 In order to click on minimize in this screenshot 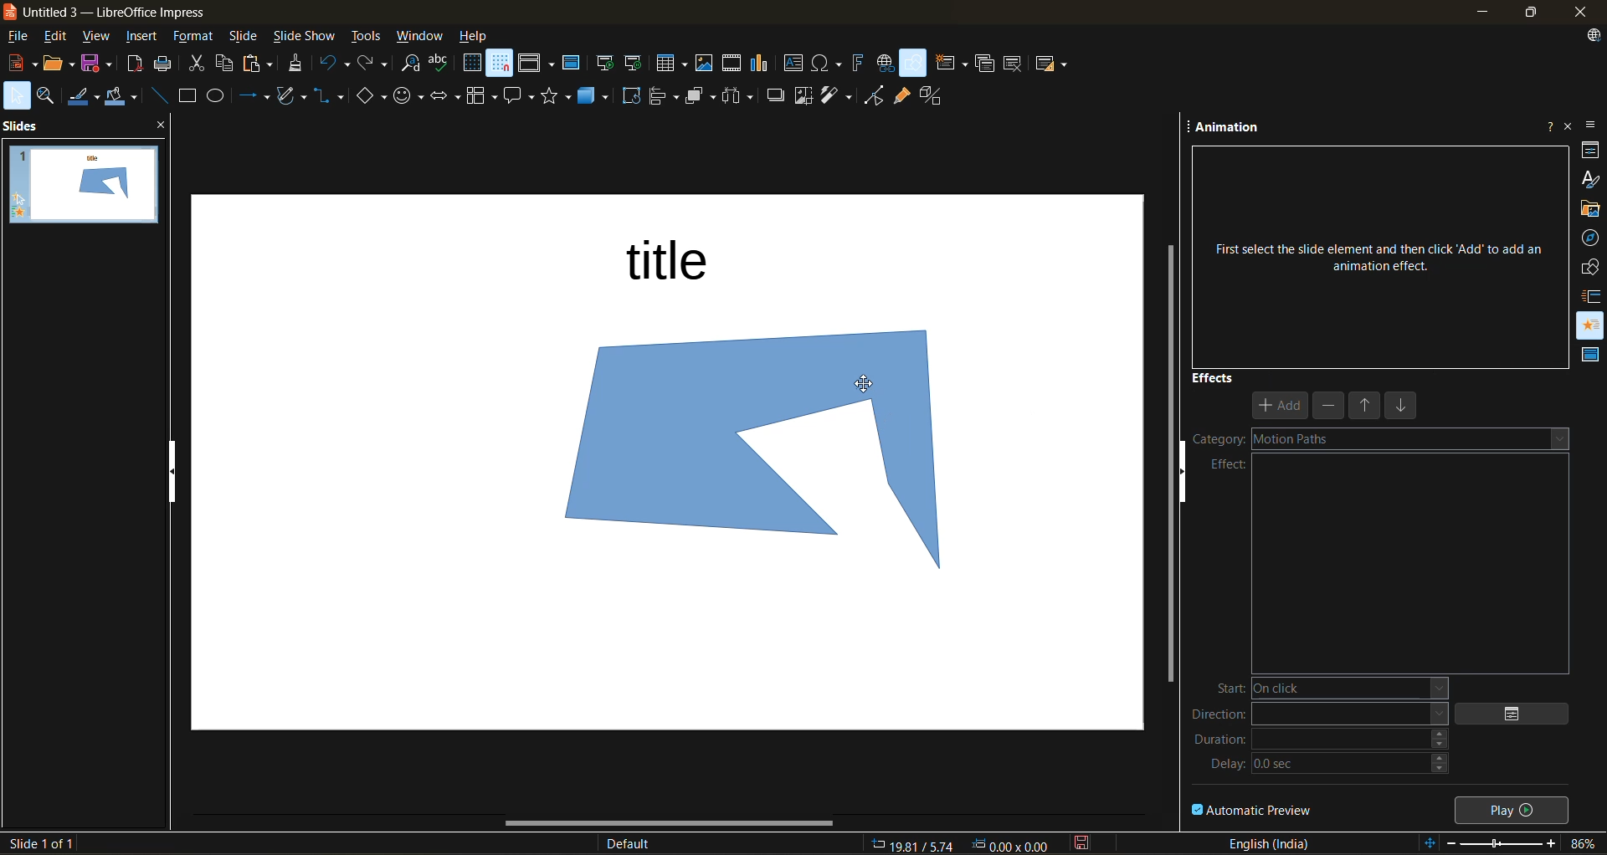, I will do `click(1479, 14)`.